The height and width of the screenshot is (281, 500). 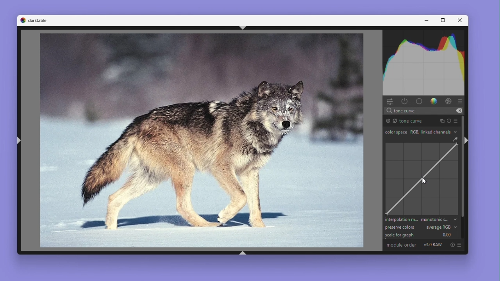 What do you see at coordinates (425, 181) in the screenshot?
I see `Cursor` at bounding box center [425, 181].